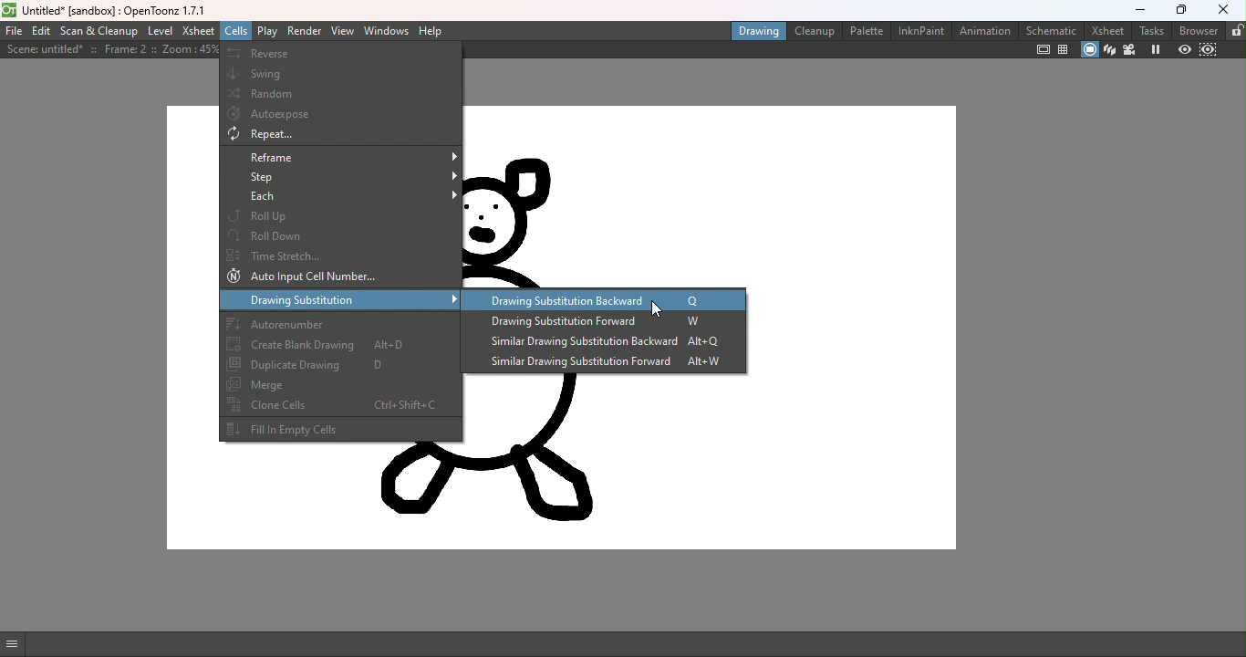 This screenshot has width=1246, height=657. I want to click on Scan & Cleanup, so click(100, 32).